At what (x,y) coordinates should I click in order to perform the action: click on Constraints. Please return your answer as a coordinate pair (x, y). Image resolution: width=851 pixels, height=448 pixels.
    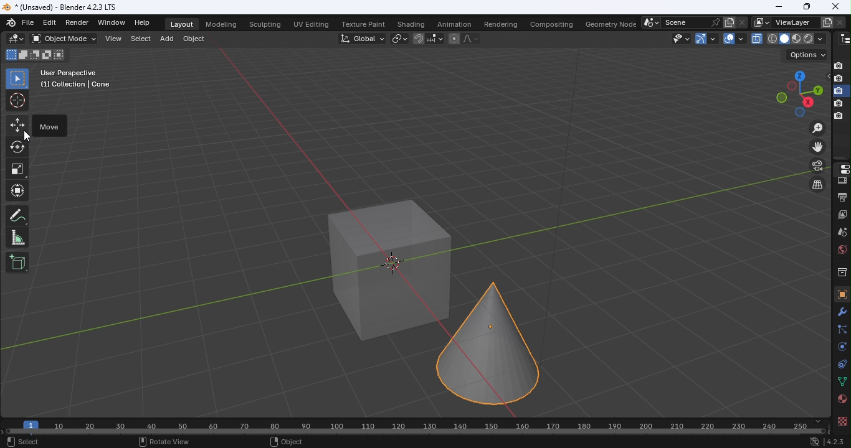
    Looking at the image, I should click on (840, 363).